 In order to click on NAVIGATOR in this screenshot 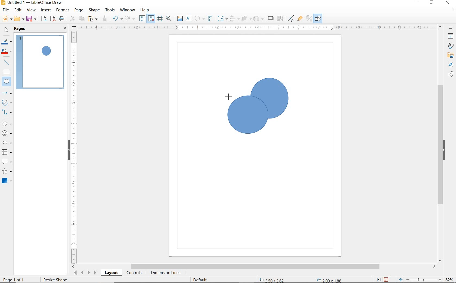, I will do `click(449, 65)`.